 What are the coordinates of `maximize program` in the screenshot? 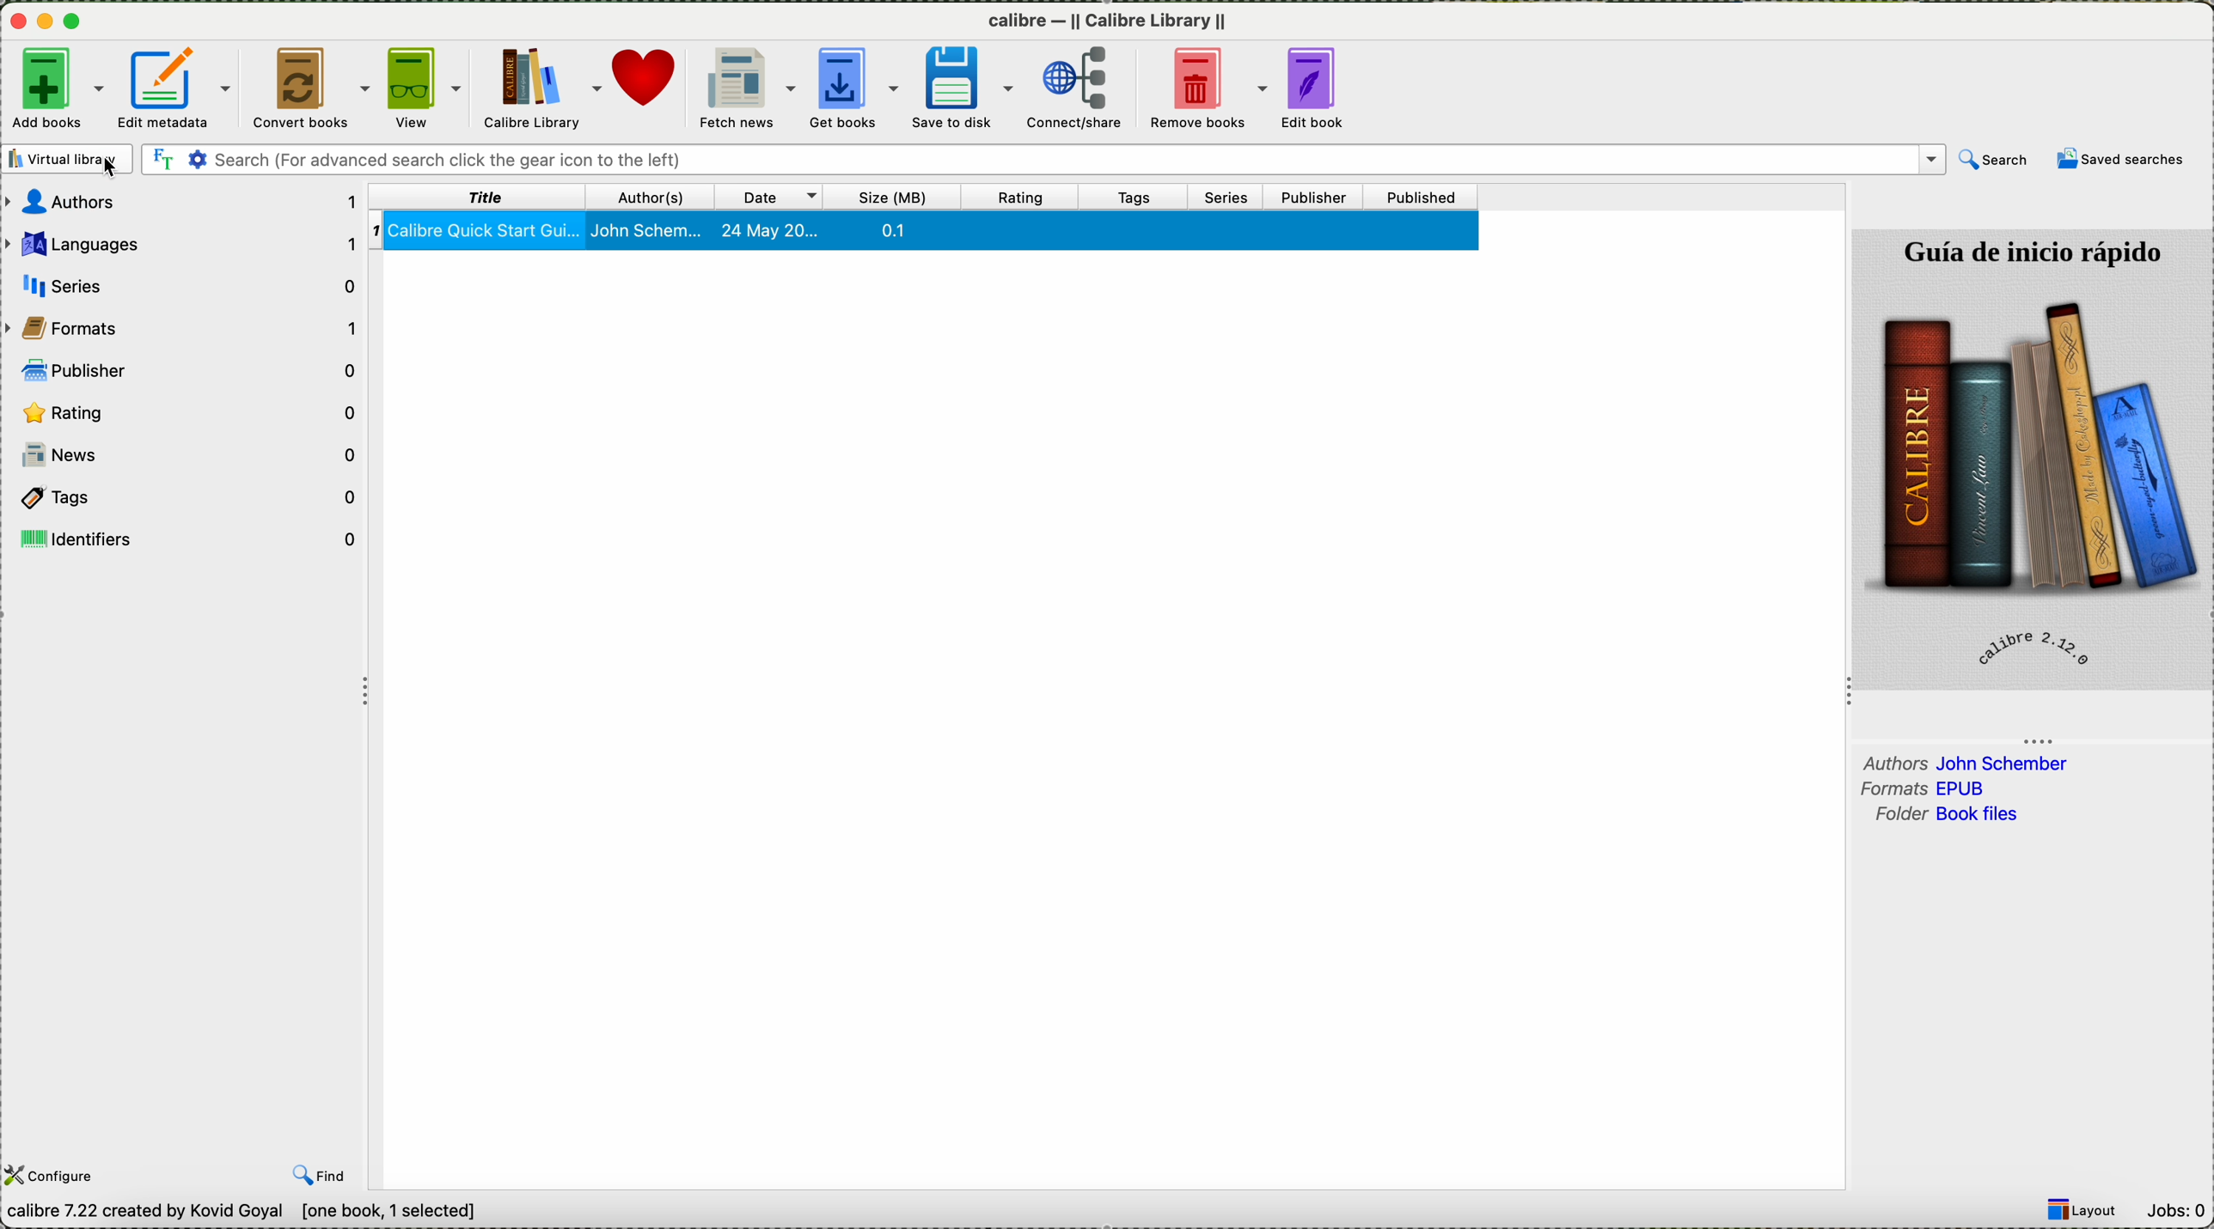 It's located at (77, 24).